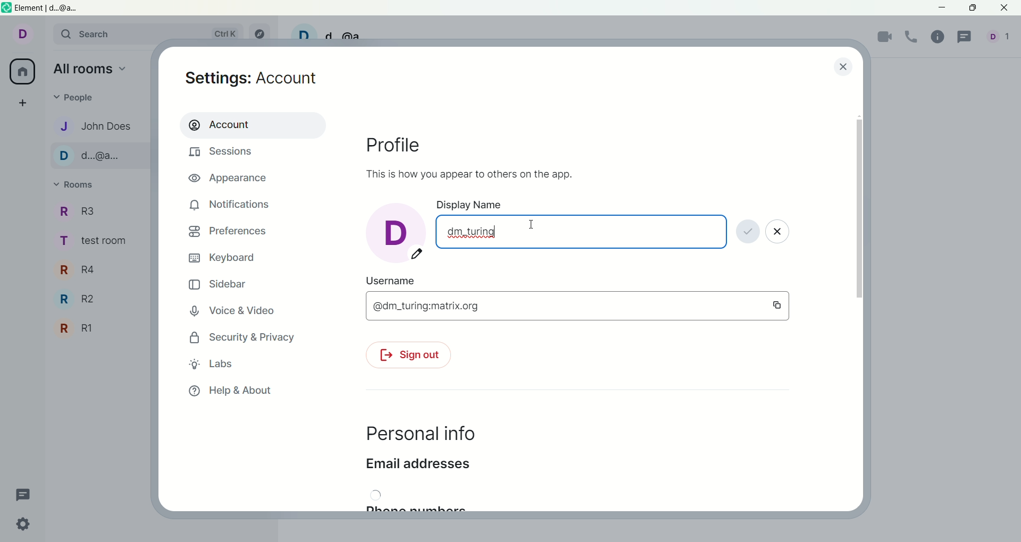  What do you see at coordinates (263, 33) in the screenshot?
I see `explore rooms` at bounding box center [263, 33].